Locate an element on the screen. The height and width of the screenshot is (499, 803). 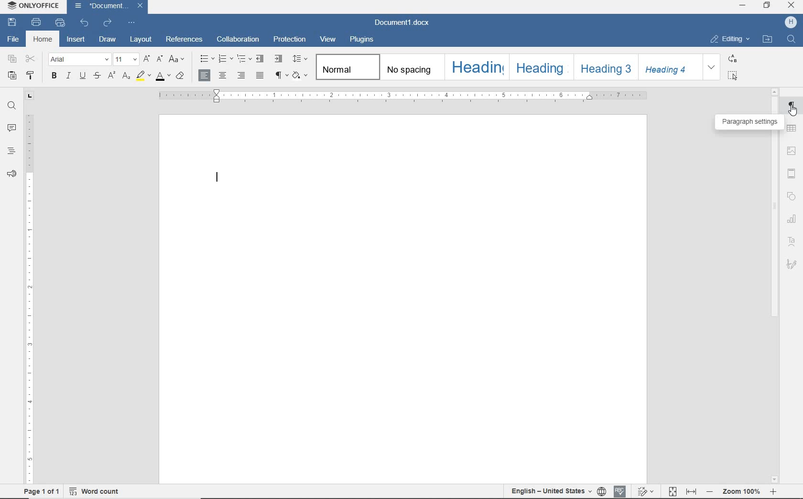
align left is located at coordinates (205, 76).